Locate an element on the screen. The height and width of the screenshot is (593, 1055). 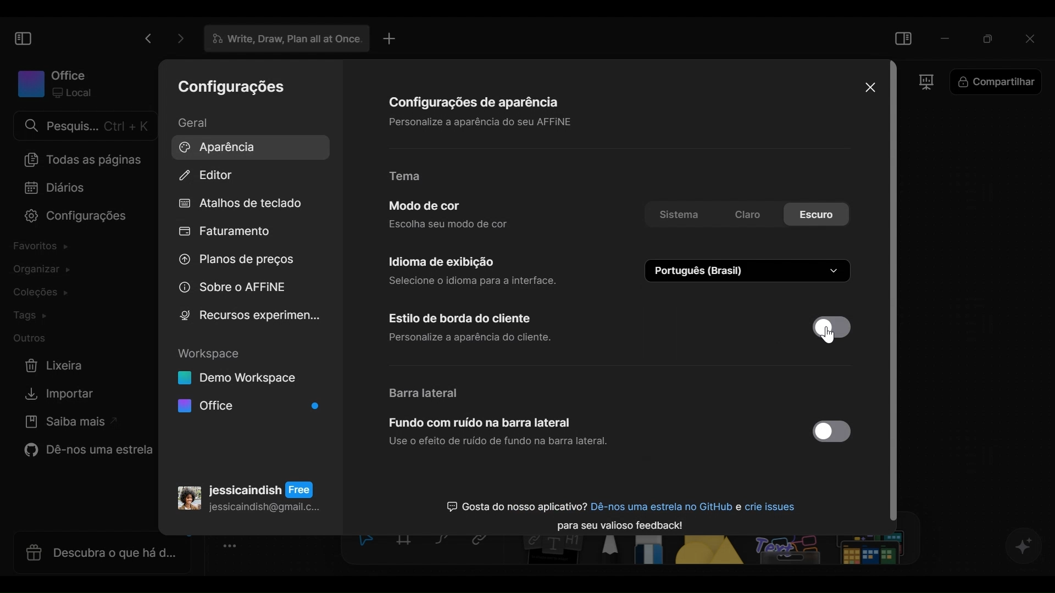
Tab is located at coordinates (282, 39).